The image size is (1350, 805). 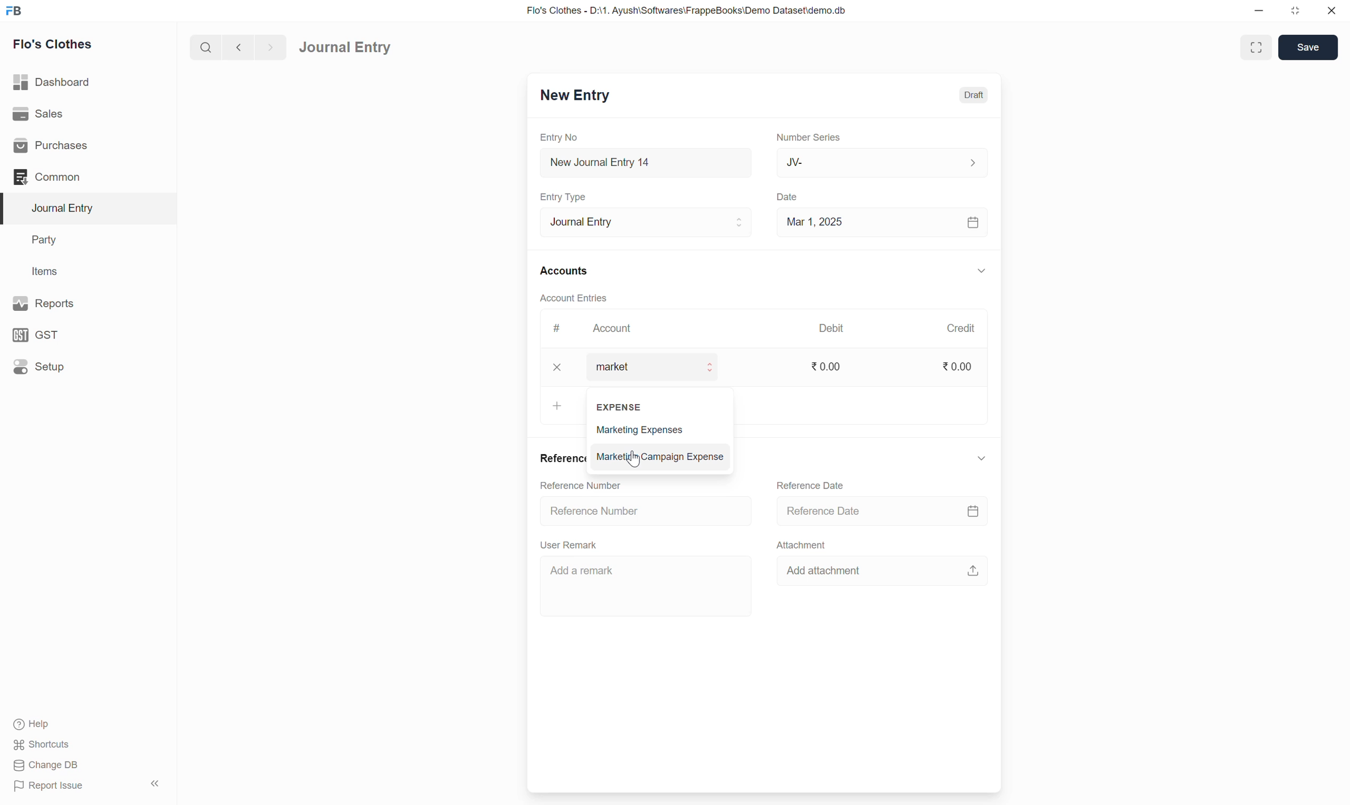 I want to click on Entry Type, so click(x=567, y=197).